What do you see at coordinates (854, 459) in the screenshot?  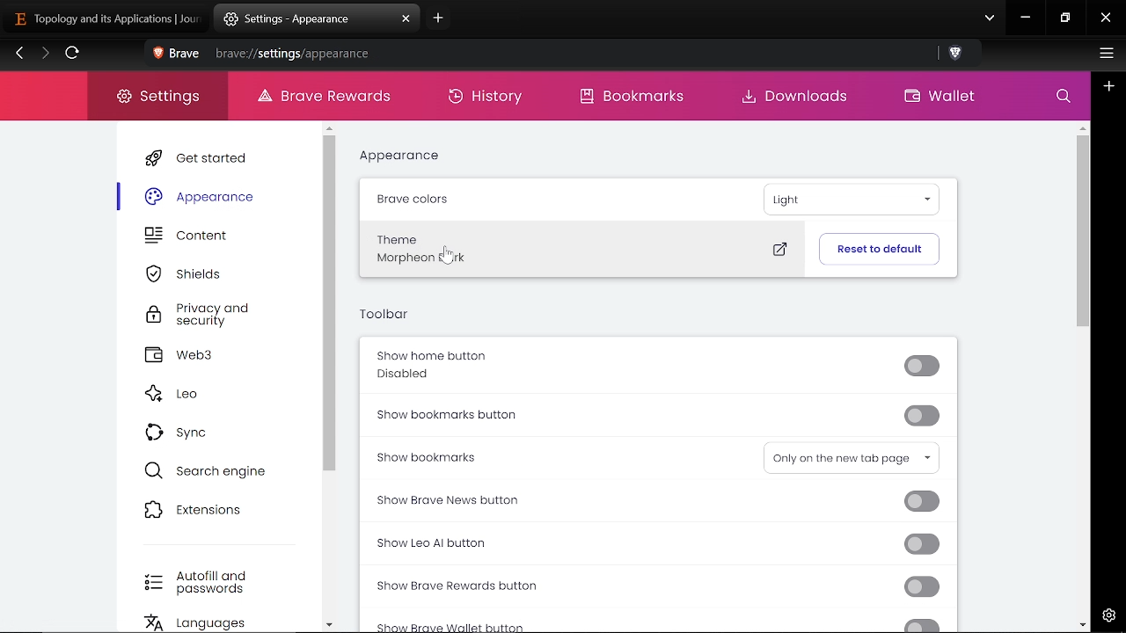 I see `OPtions for show bookmark` at bounding box center [854, 459].